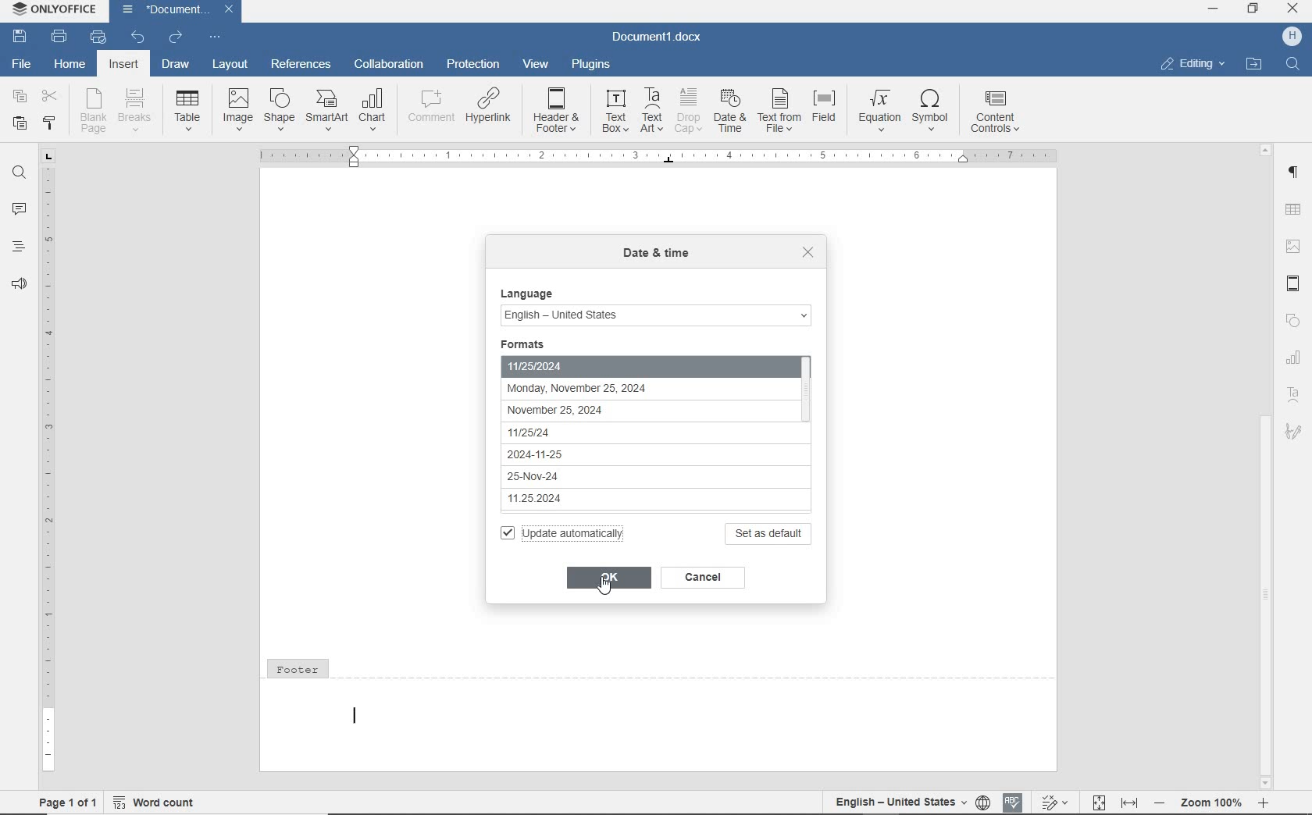 The image size is (1312, 815). What do you see at coordinates (17, 208) in the screenshot?
I see `comments` at bounding box center [17, 208].